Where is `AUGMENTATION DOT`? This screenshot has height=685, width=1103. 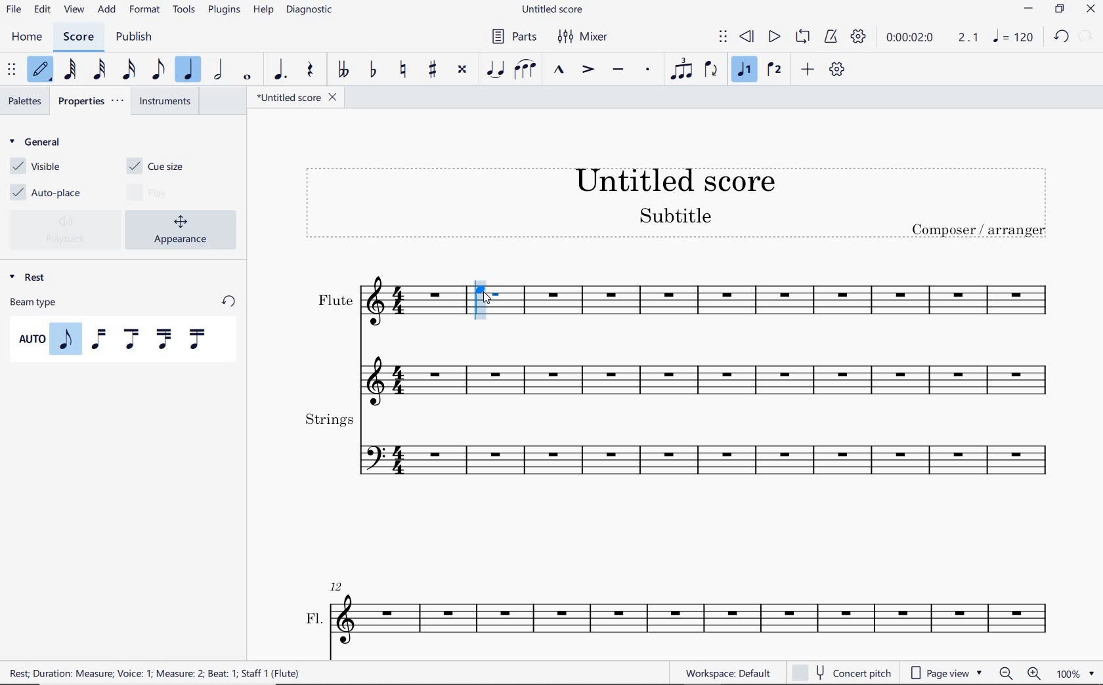
AUGMENTATION DOT is located at coordinates (280, 70).